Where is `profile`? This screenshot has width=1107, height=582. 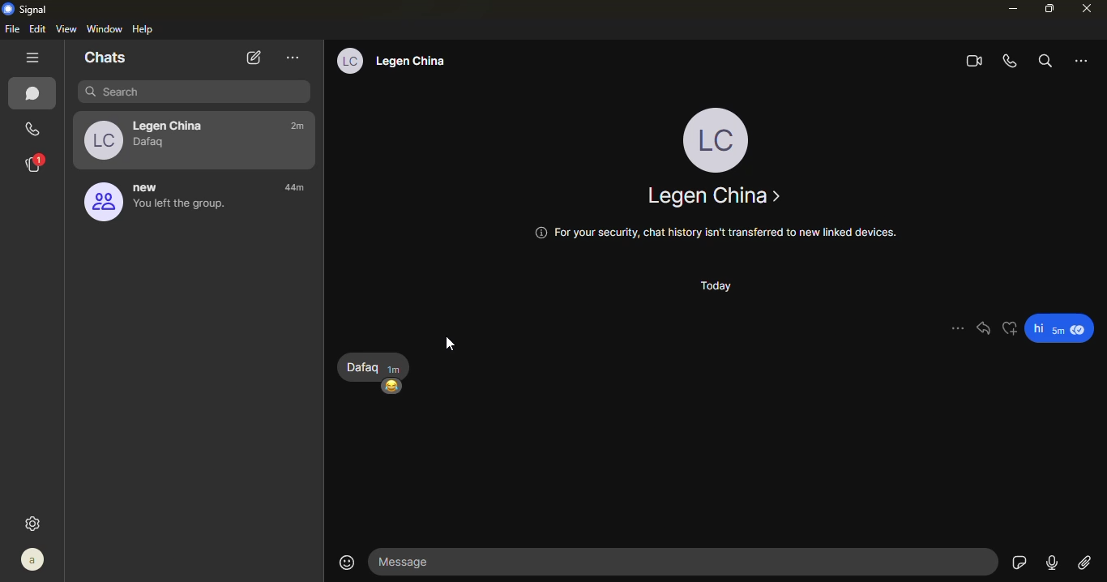
profile is located at coordinates (34, 559).